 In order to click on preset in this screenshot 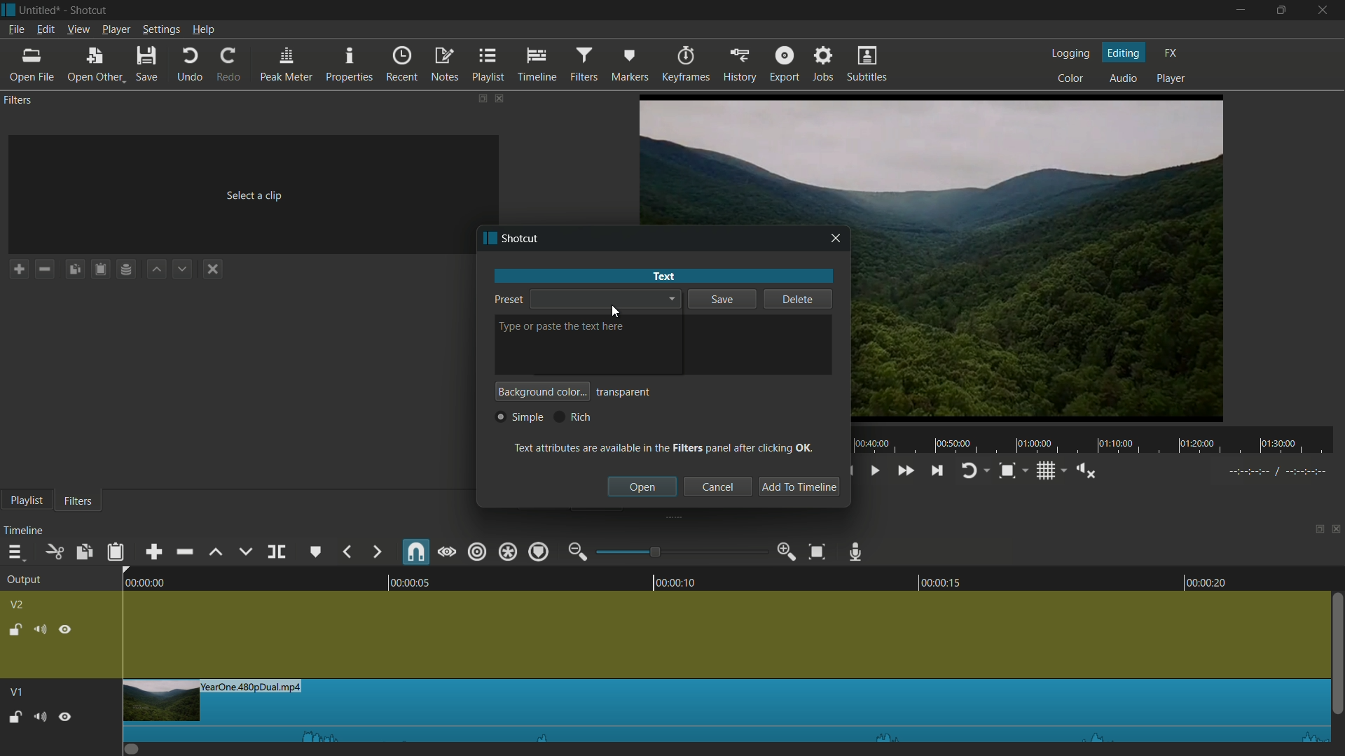, I will do `click(506, 299)`.